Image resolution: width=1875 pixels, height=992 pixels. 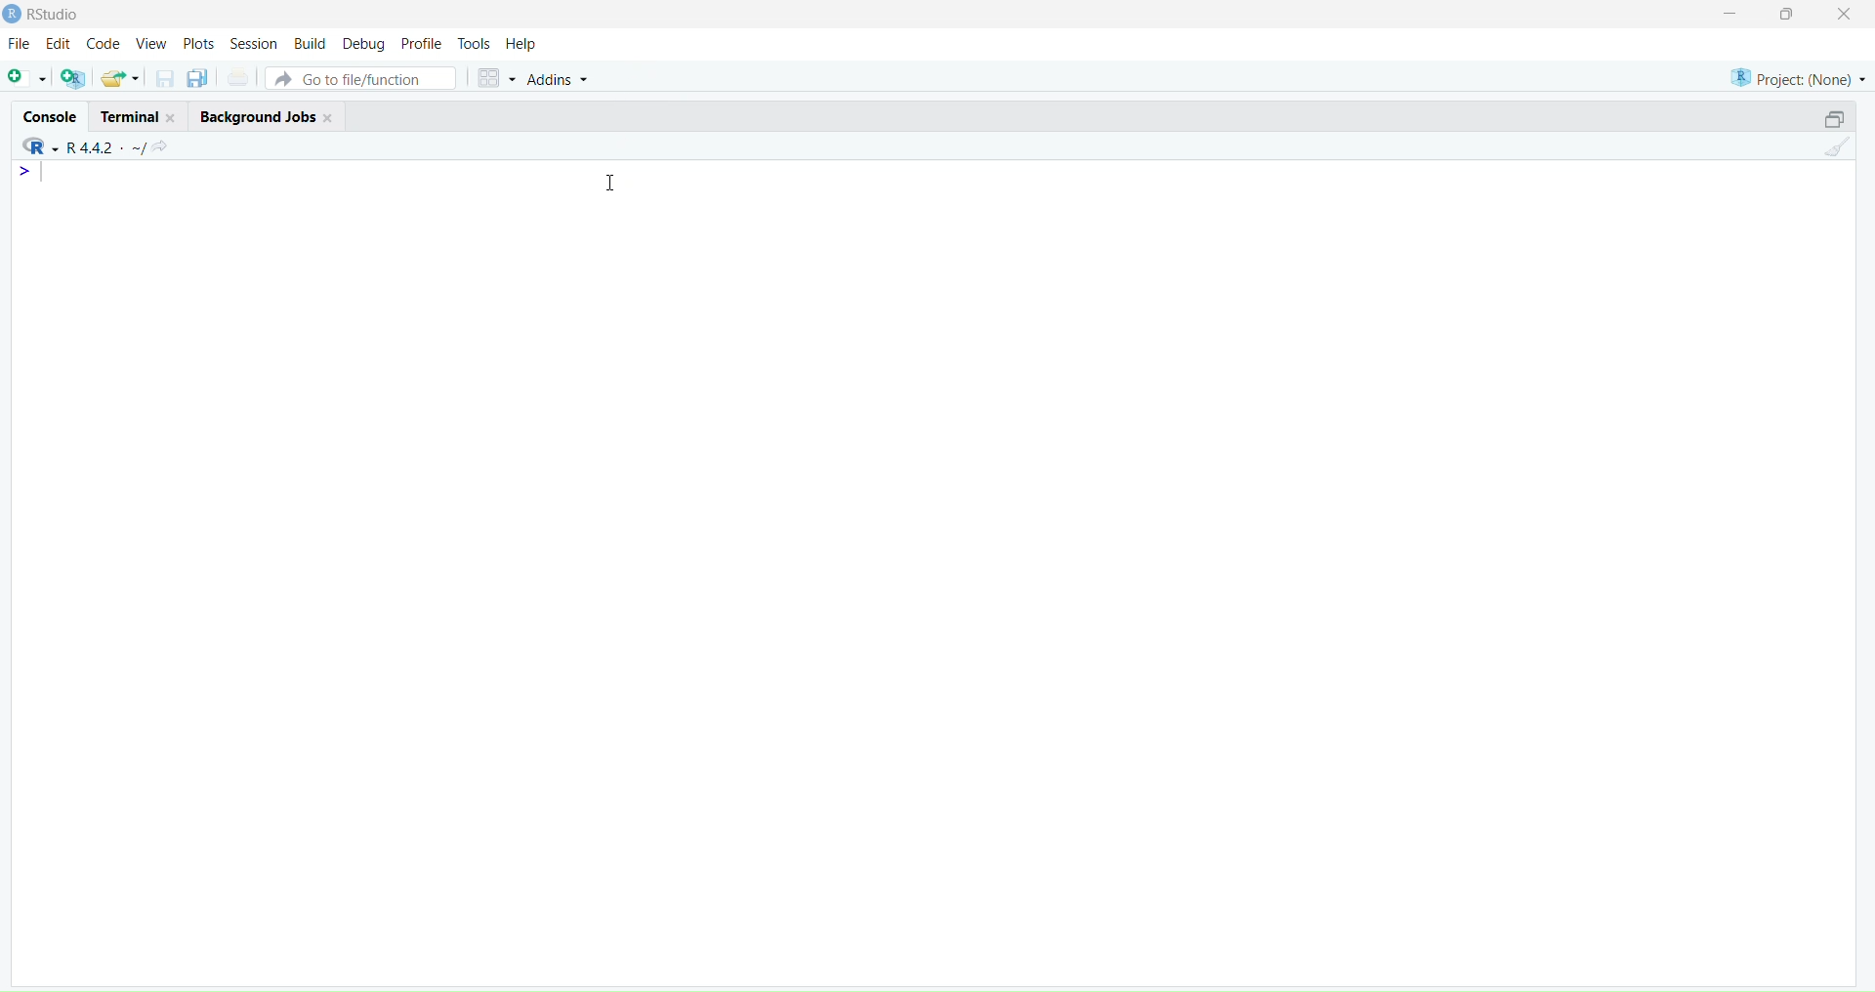 I want to click on project(None), so click(x=1794, y=77).